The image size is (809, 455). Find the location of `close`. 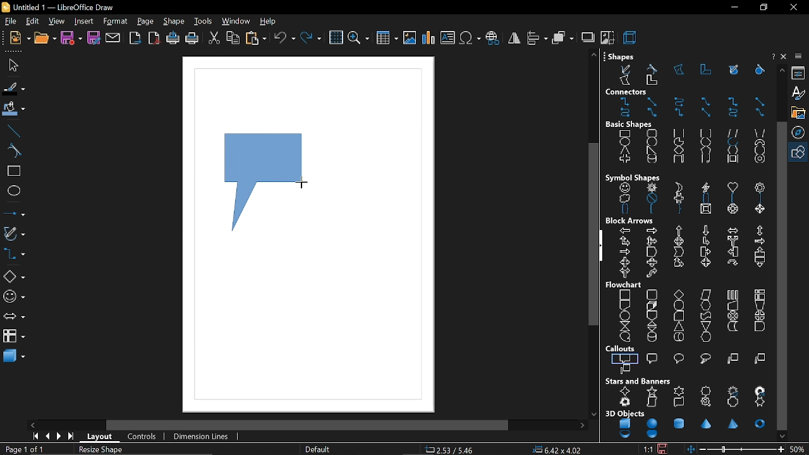

close is located at coordinates (793, 7).